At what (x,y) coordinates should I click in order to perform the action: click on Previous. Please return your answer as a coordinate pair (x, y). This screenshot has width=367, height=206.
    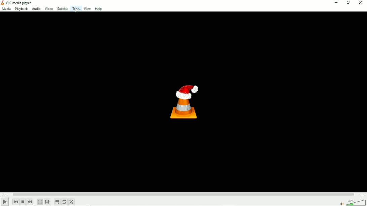
    Looking at the image, I should click on (15, 202).